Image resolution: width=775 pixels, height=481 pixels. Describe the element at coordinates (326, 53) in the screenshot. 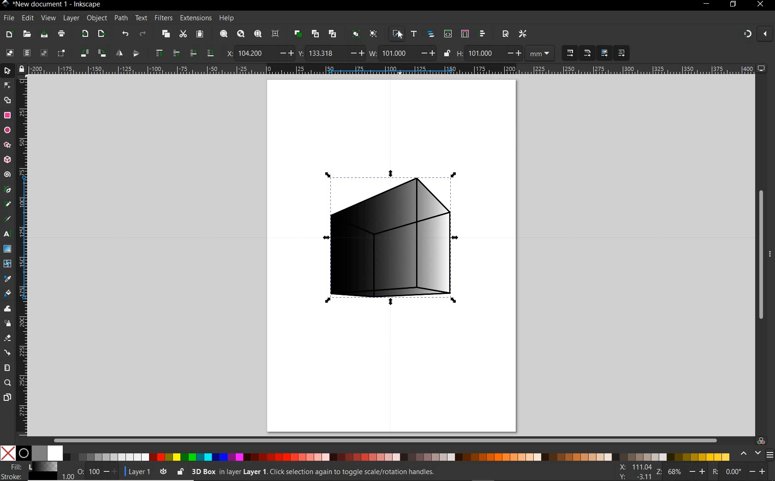

I see `133` at that location.